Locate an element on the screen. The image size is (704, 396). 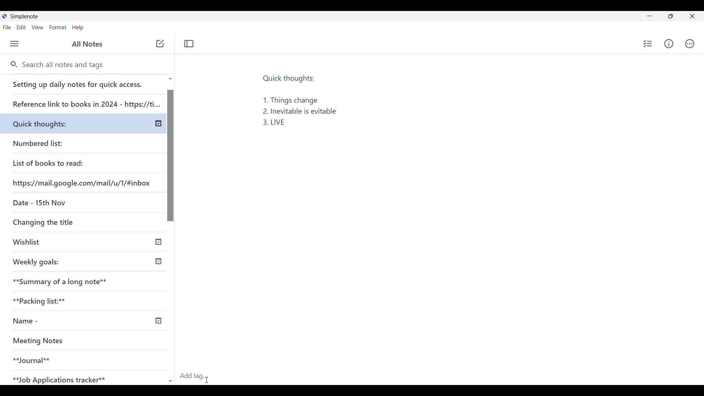
Minimize is located at coordinates (649, 16).